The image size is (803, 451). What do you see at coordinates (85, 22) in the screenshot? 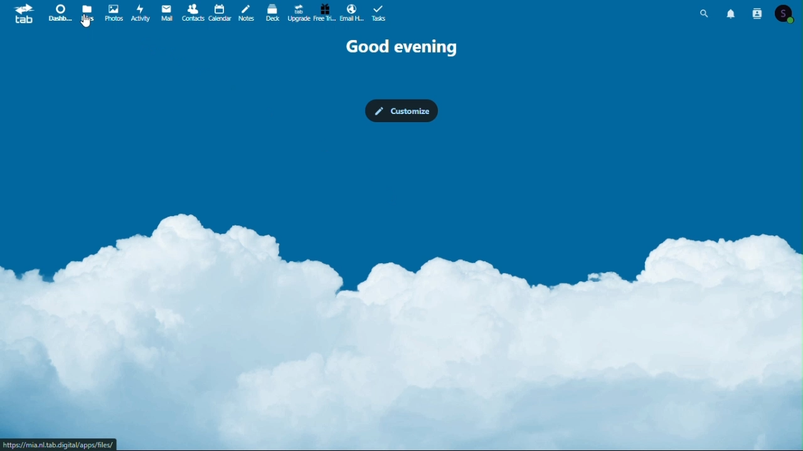
I see `cursor` at bounding box center [85, 22].